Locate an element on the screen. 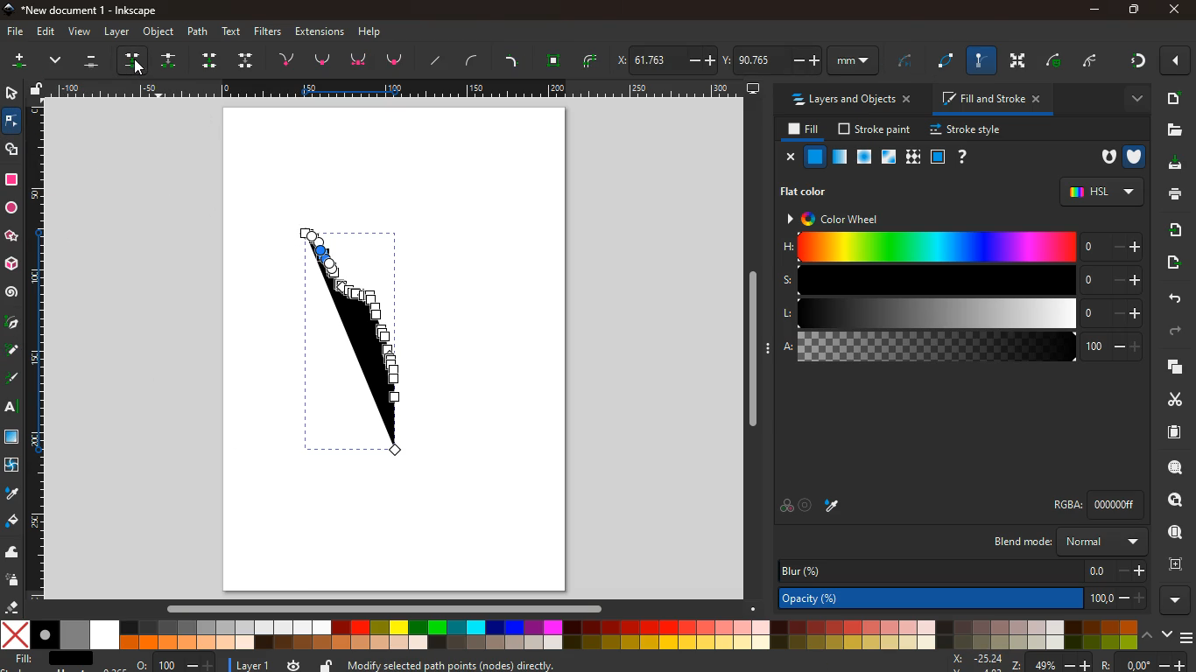 This screenshot has width=1196, height=672. color is located at coordinates (570, 634).